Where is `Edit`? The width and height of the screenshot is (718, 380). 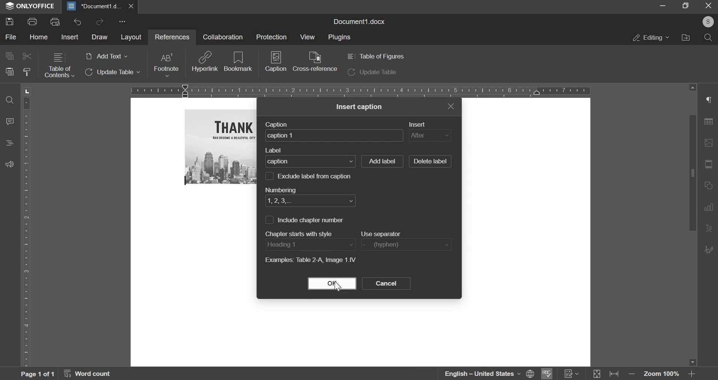
Edit is located at coordinates (709, 249).